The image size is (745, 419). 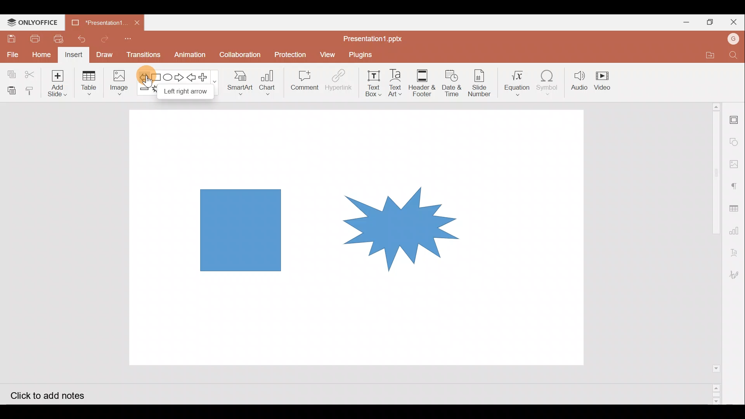 What do you see at coordinates (10, 71) in the screenshot?
I see `Copy` at bounding box center [10, 71].